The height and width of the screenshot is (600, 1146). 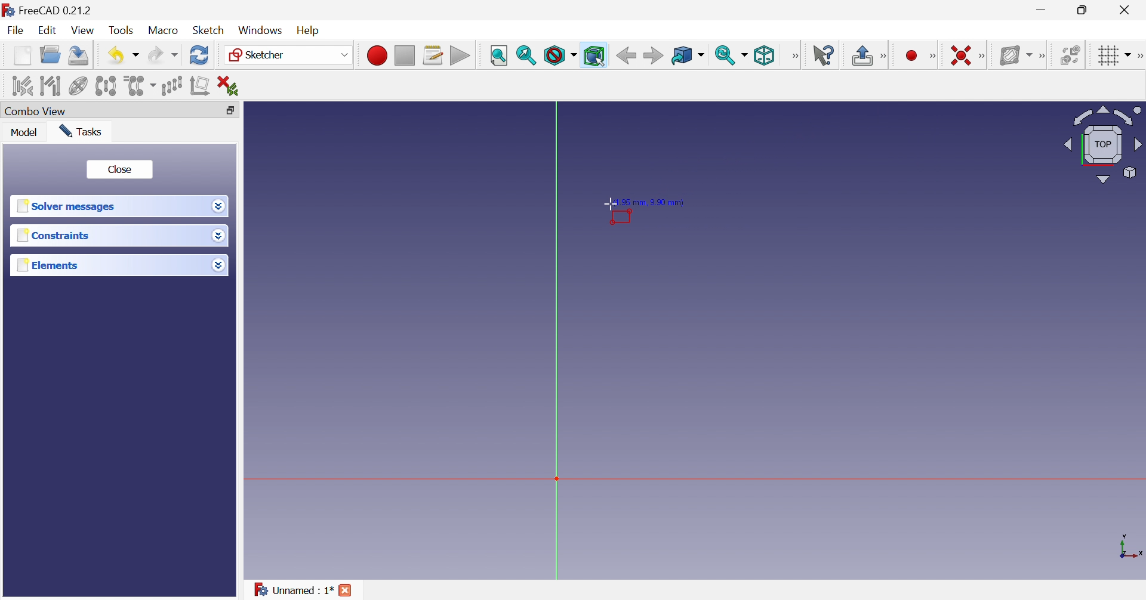 I want to click on Macro recording..., so click(x=378, y=56).